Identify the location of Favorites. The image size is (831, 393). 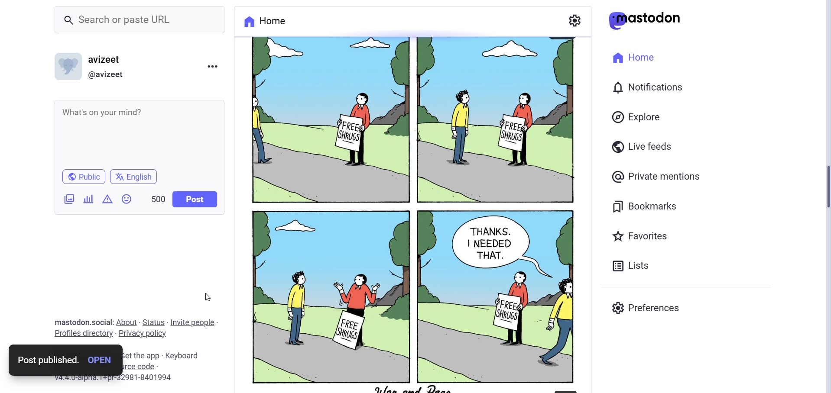
(642, 235).